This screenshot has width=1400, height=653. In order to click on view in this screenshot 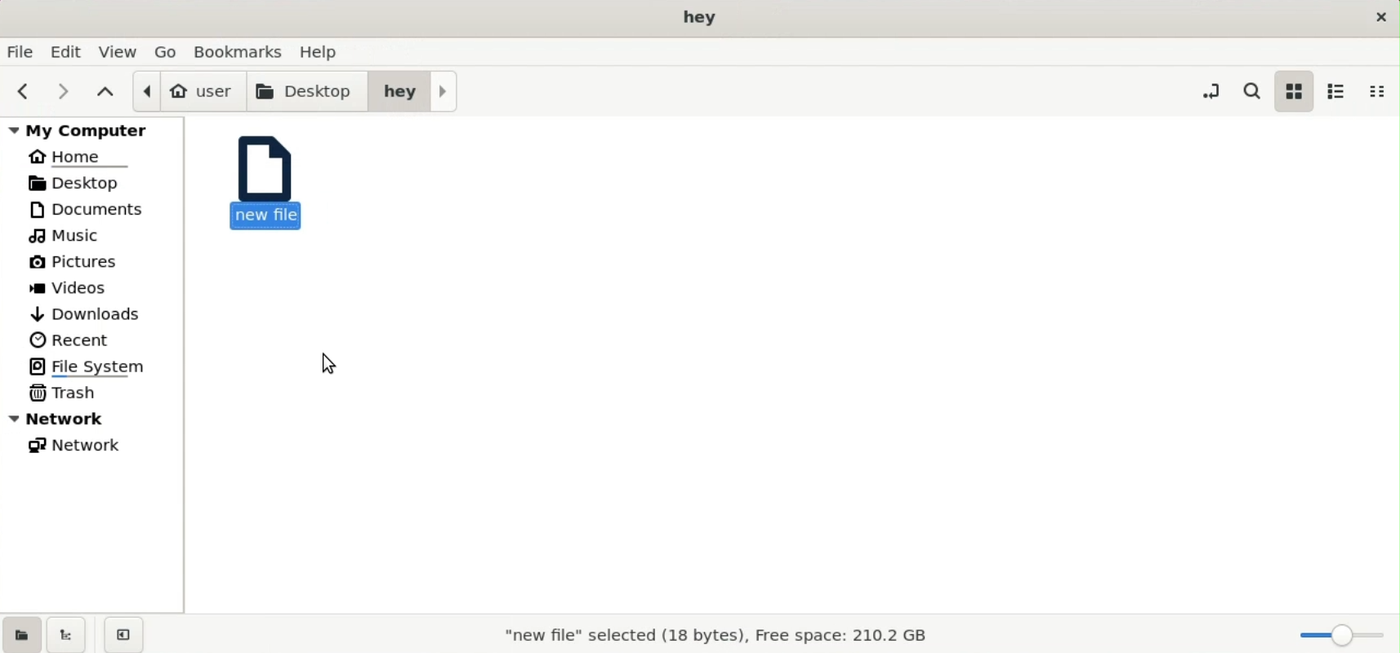, I will do `click(119, 51)`.